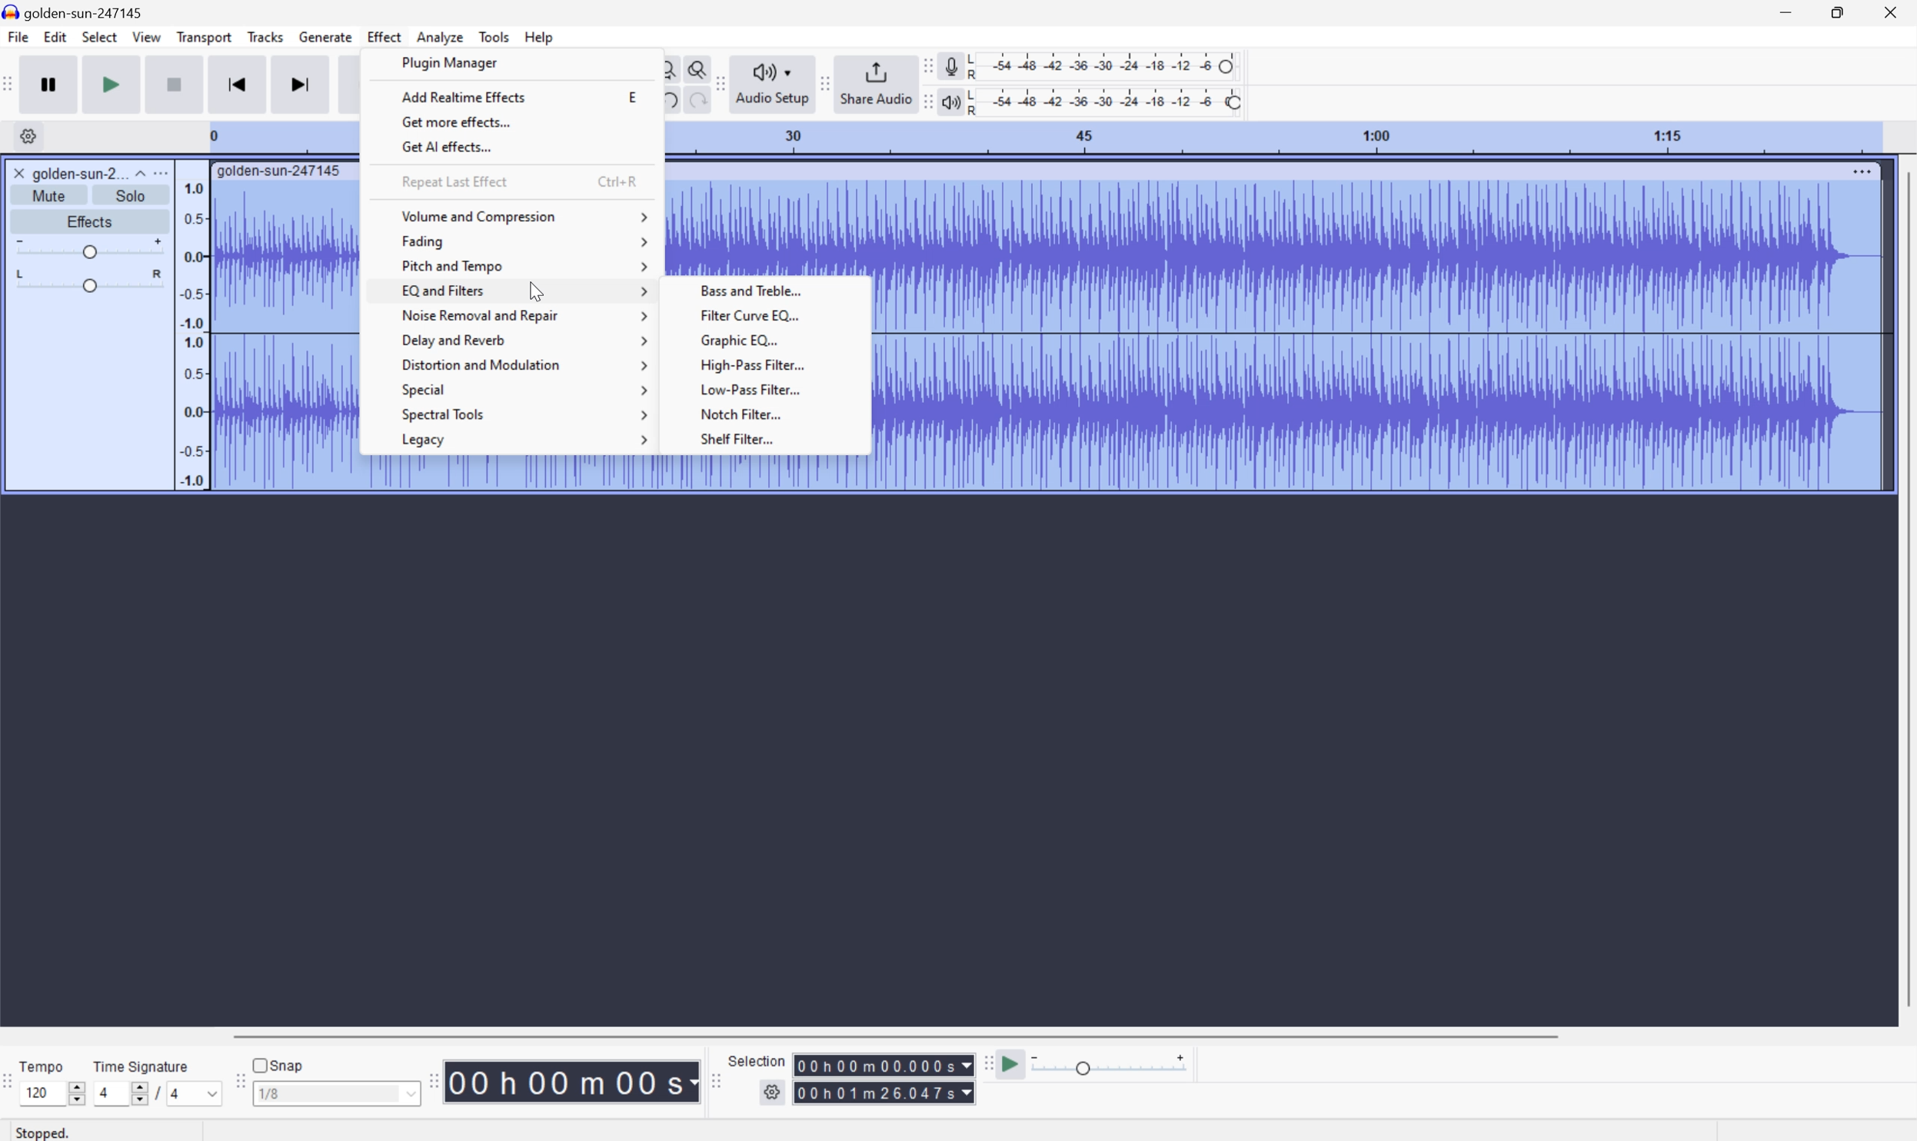 This screenshot has height=1141, width=1917. What do you see at coordinates (775, 316) in the screenshot?
I see `Filter Curve EQ...` at bounding box center [775, 316].